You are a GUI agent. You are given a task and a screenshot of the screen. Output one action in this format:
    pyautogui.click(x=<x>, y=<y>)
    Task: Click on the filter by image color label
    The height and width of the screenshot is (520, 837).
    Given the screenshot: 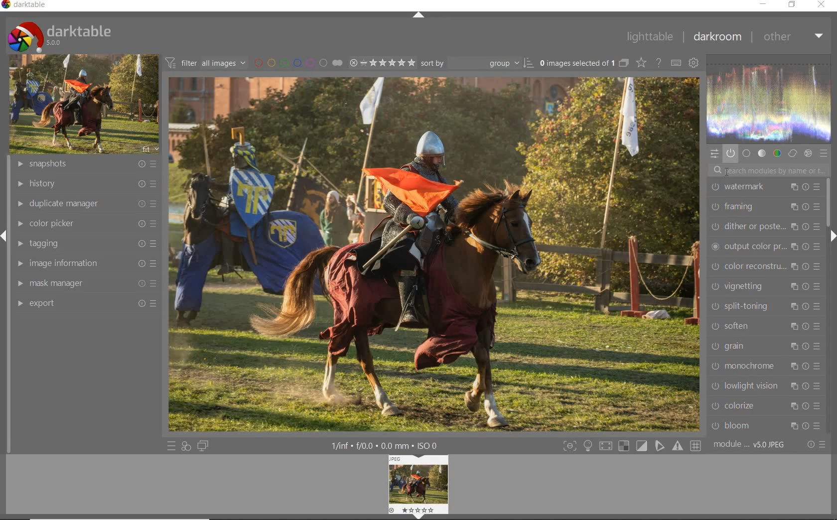 What is the action you would take?
    pyautogui.click(x=298, y=62)
    